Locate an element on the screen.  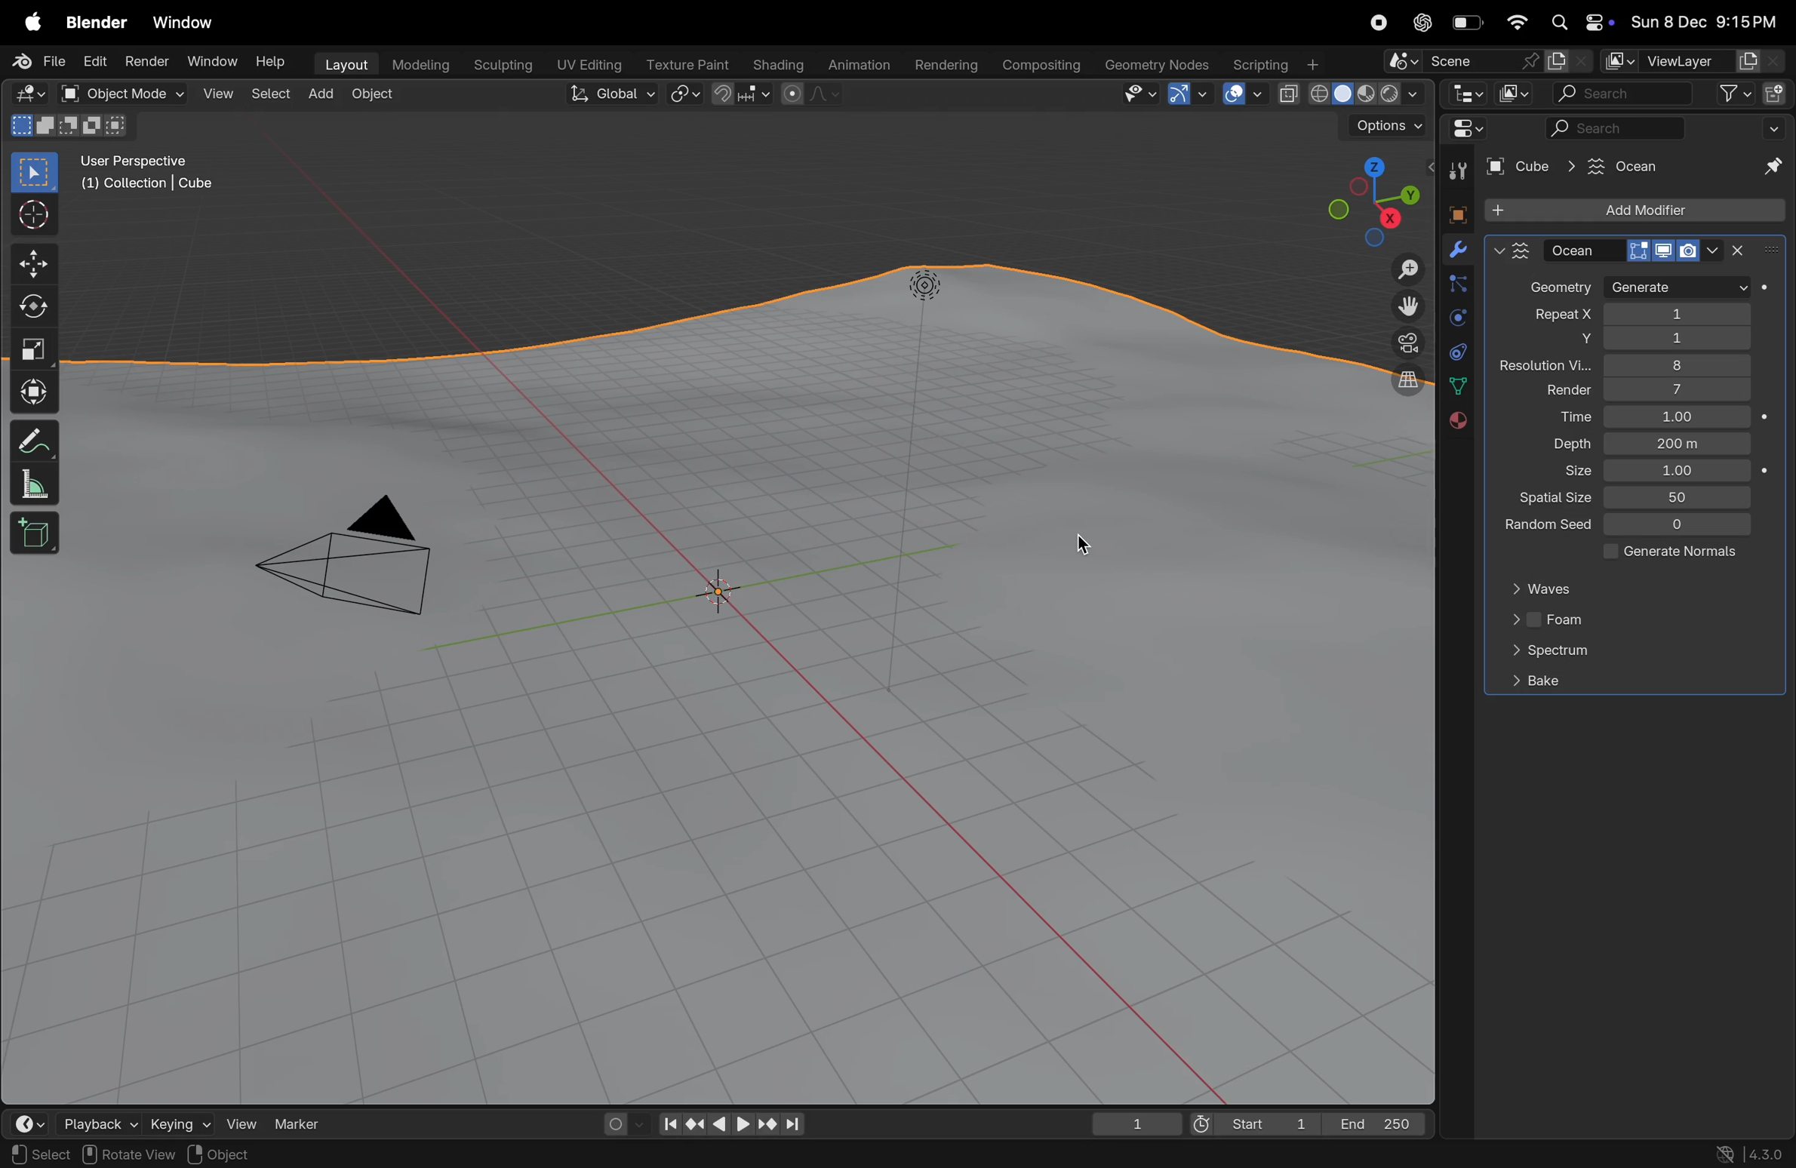
switch current view is located at coordinates (1399, 383).